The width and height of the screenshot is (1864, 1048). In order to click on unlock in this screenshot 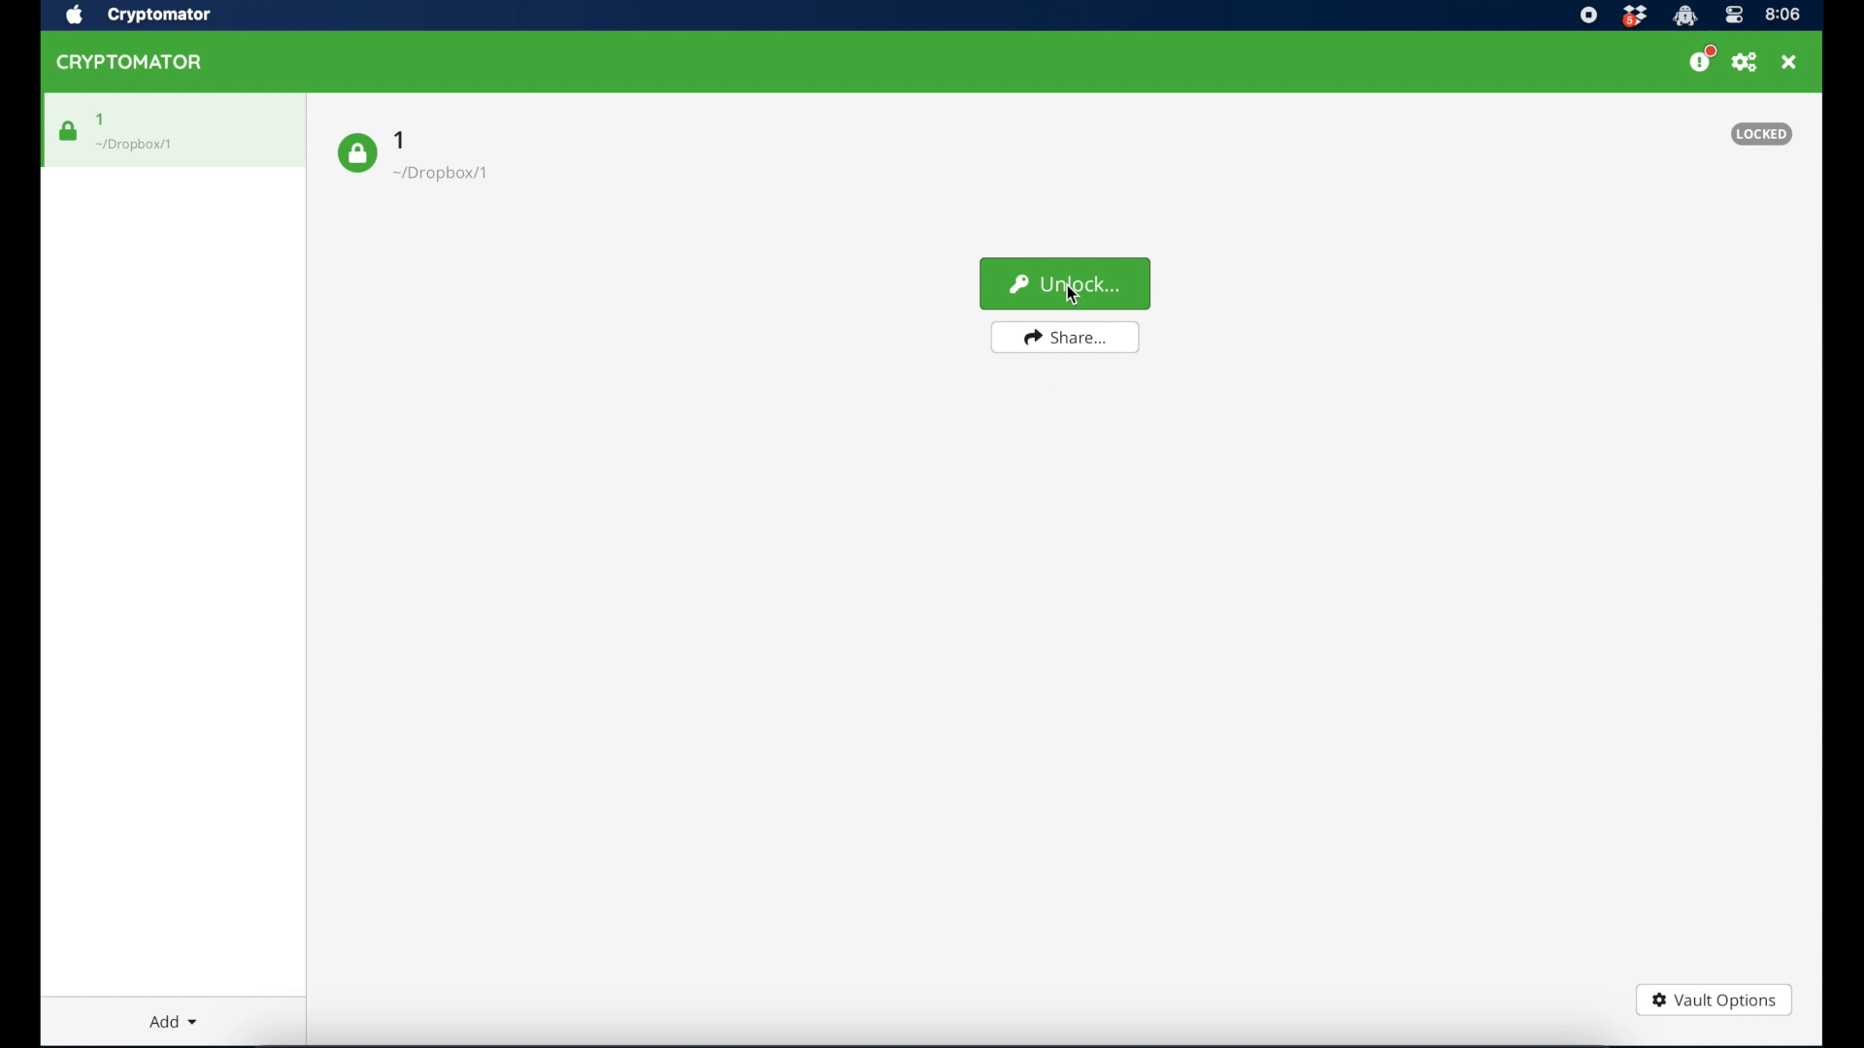, I will do `click(1065, 284)`.